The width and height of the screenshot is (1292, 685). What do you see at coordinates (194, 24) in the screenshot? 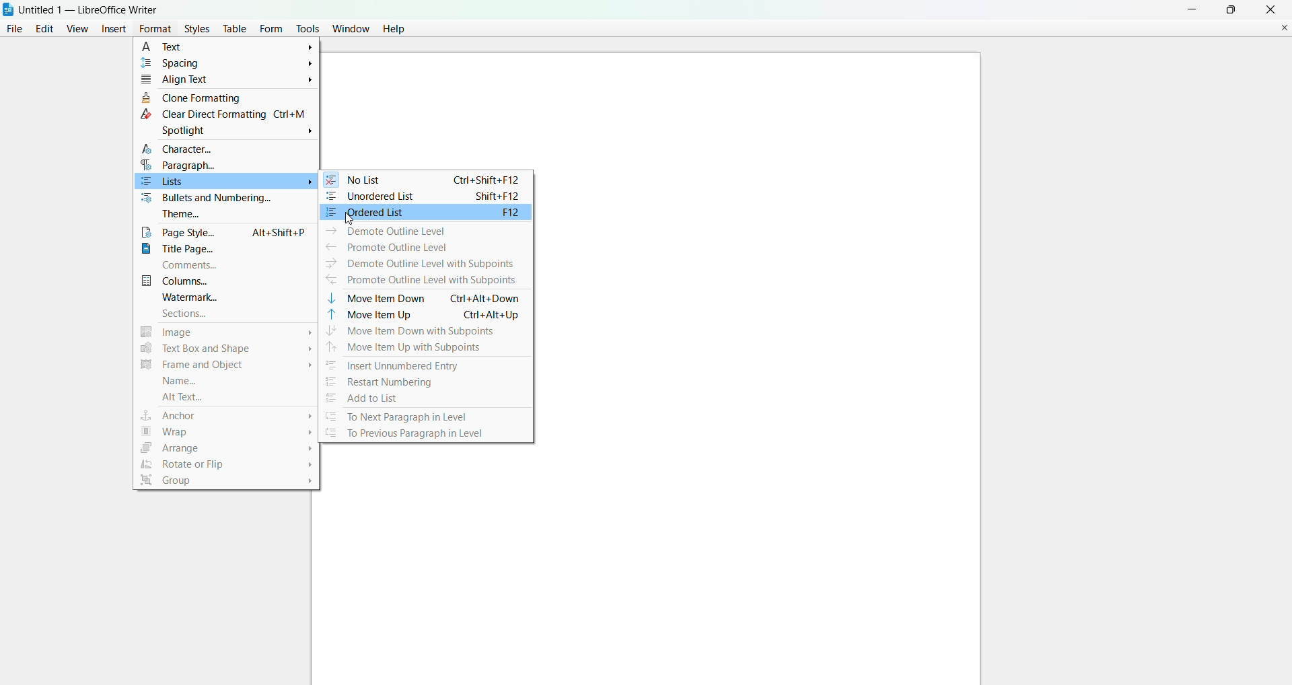
I see `styles` at bounding box center [194, 24].